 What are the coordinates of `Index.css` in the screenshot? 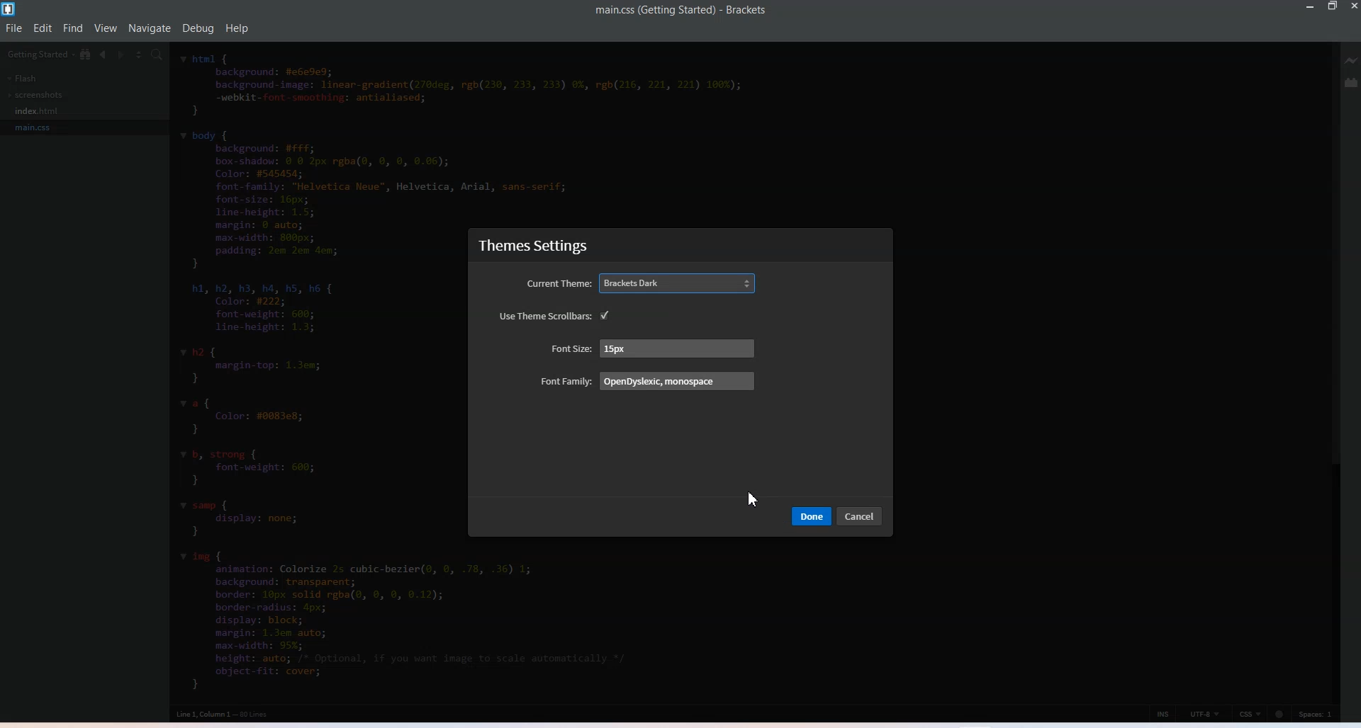 It's located at (40, 110).